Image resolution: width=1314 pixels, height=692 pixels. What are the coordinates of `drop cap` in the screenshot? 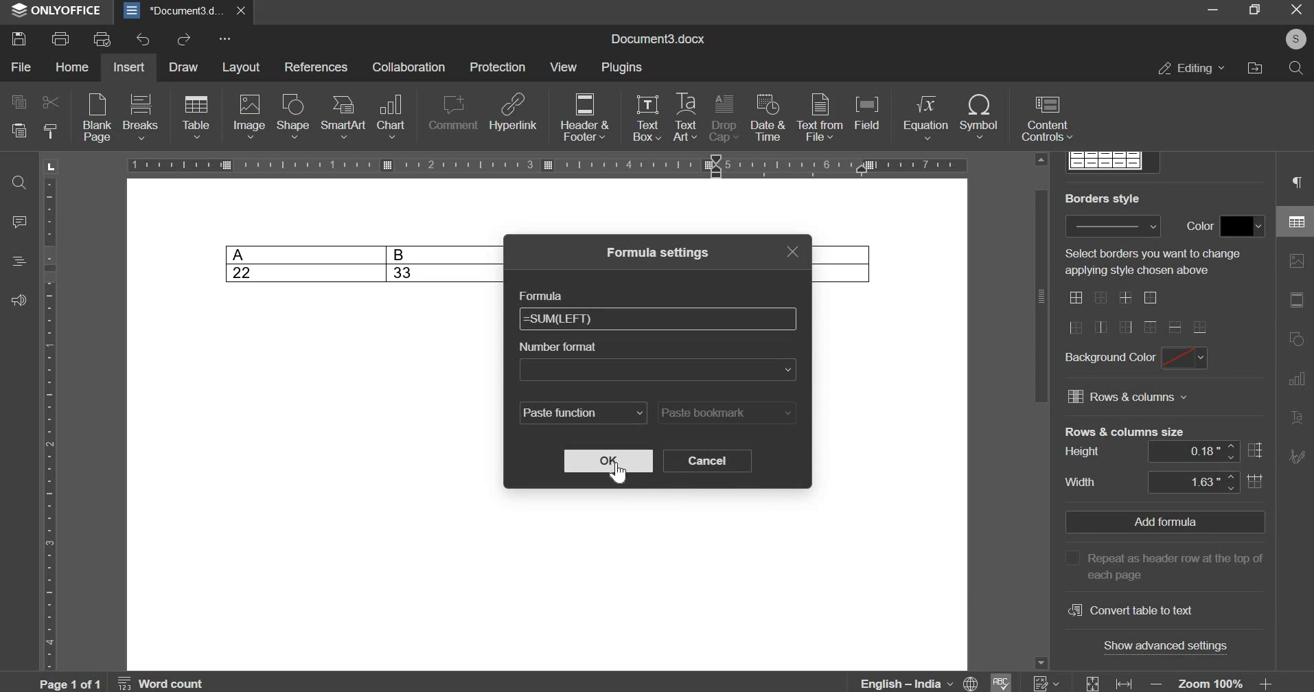 It's located at (723, 119).